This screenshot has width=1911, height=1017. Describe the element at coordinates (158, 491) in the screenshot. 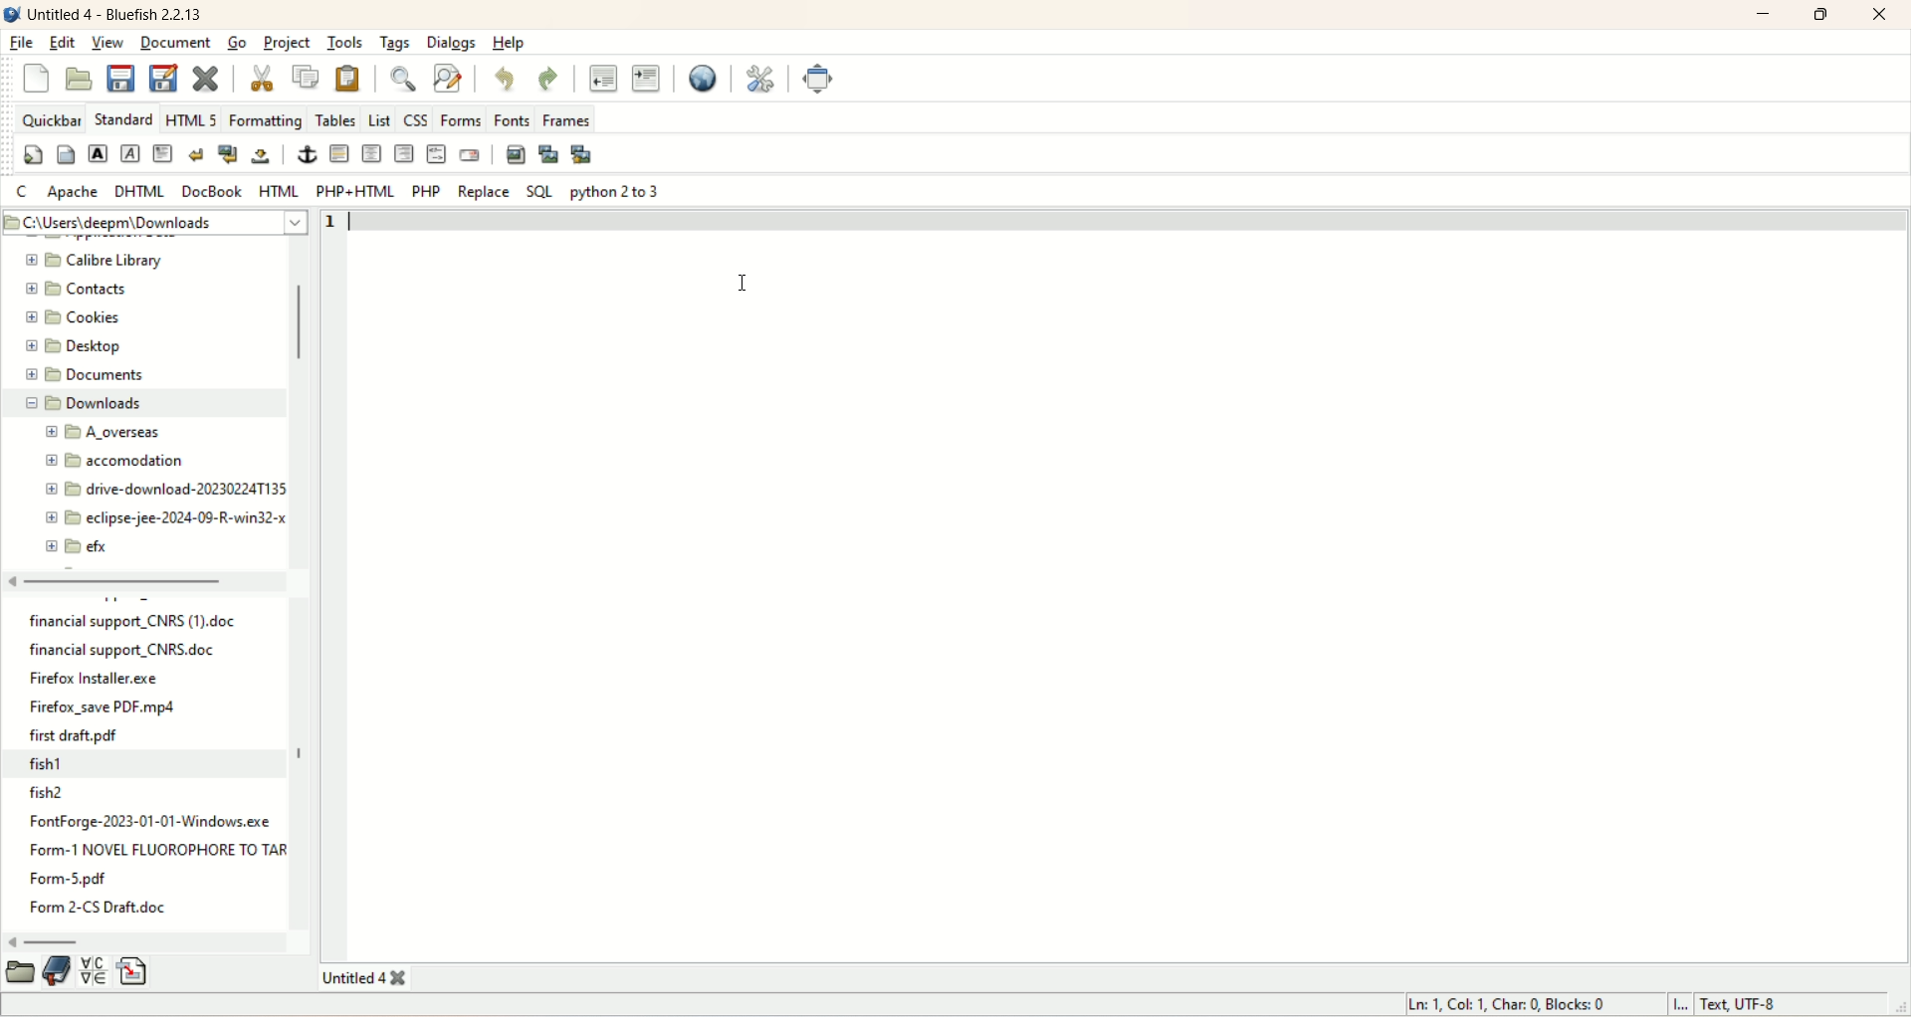

I see `drive` at that location.